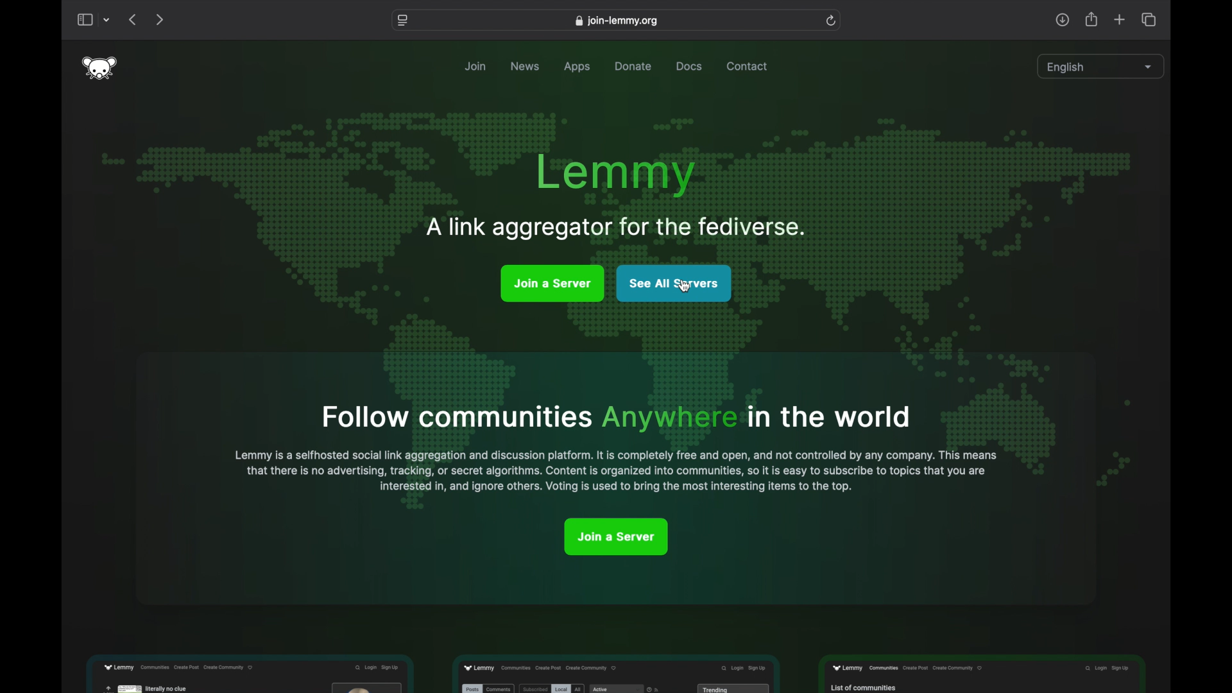  Describe the element at coordinates (616, 22) in the screenshot. I see `web address` at that location.